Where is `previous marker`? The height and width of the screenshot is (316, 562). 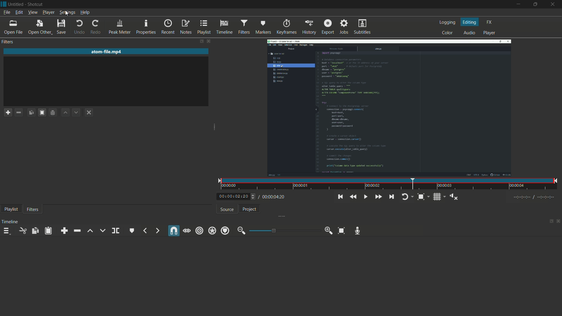
previous marker is located at coordinates (146, 230).